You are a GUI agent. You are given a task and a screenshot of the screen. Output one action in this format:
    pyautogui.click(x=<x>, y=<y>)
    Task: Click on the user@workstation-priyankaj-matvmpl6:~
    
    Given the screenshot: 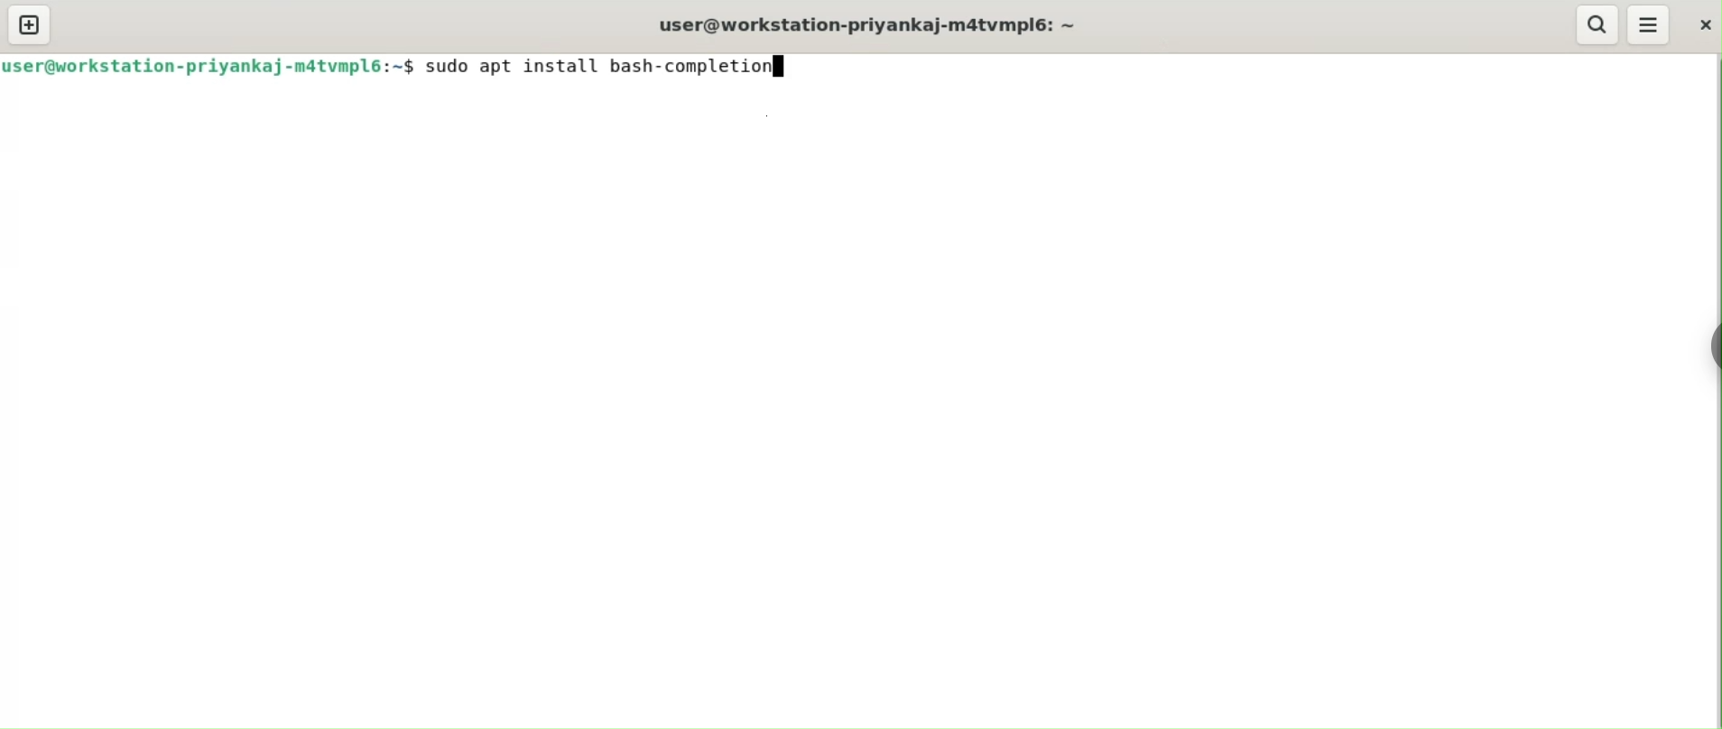 What is the action you would take?
    pyautogui.click(x=198, y=65)
    